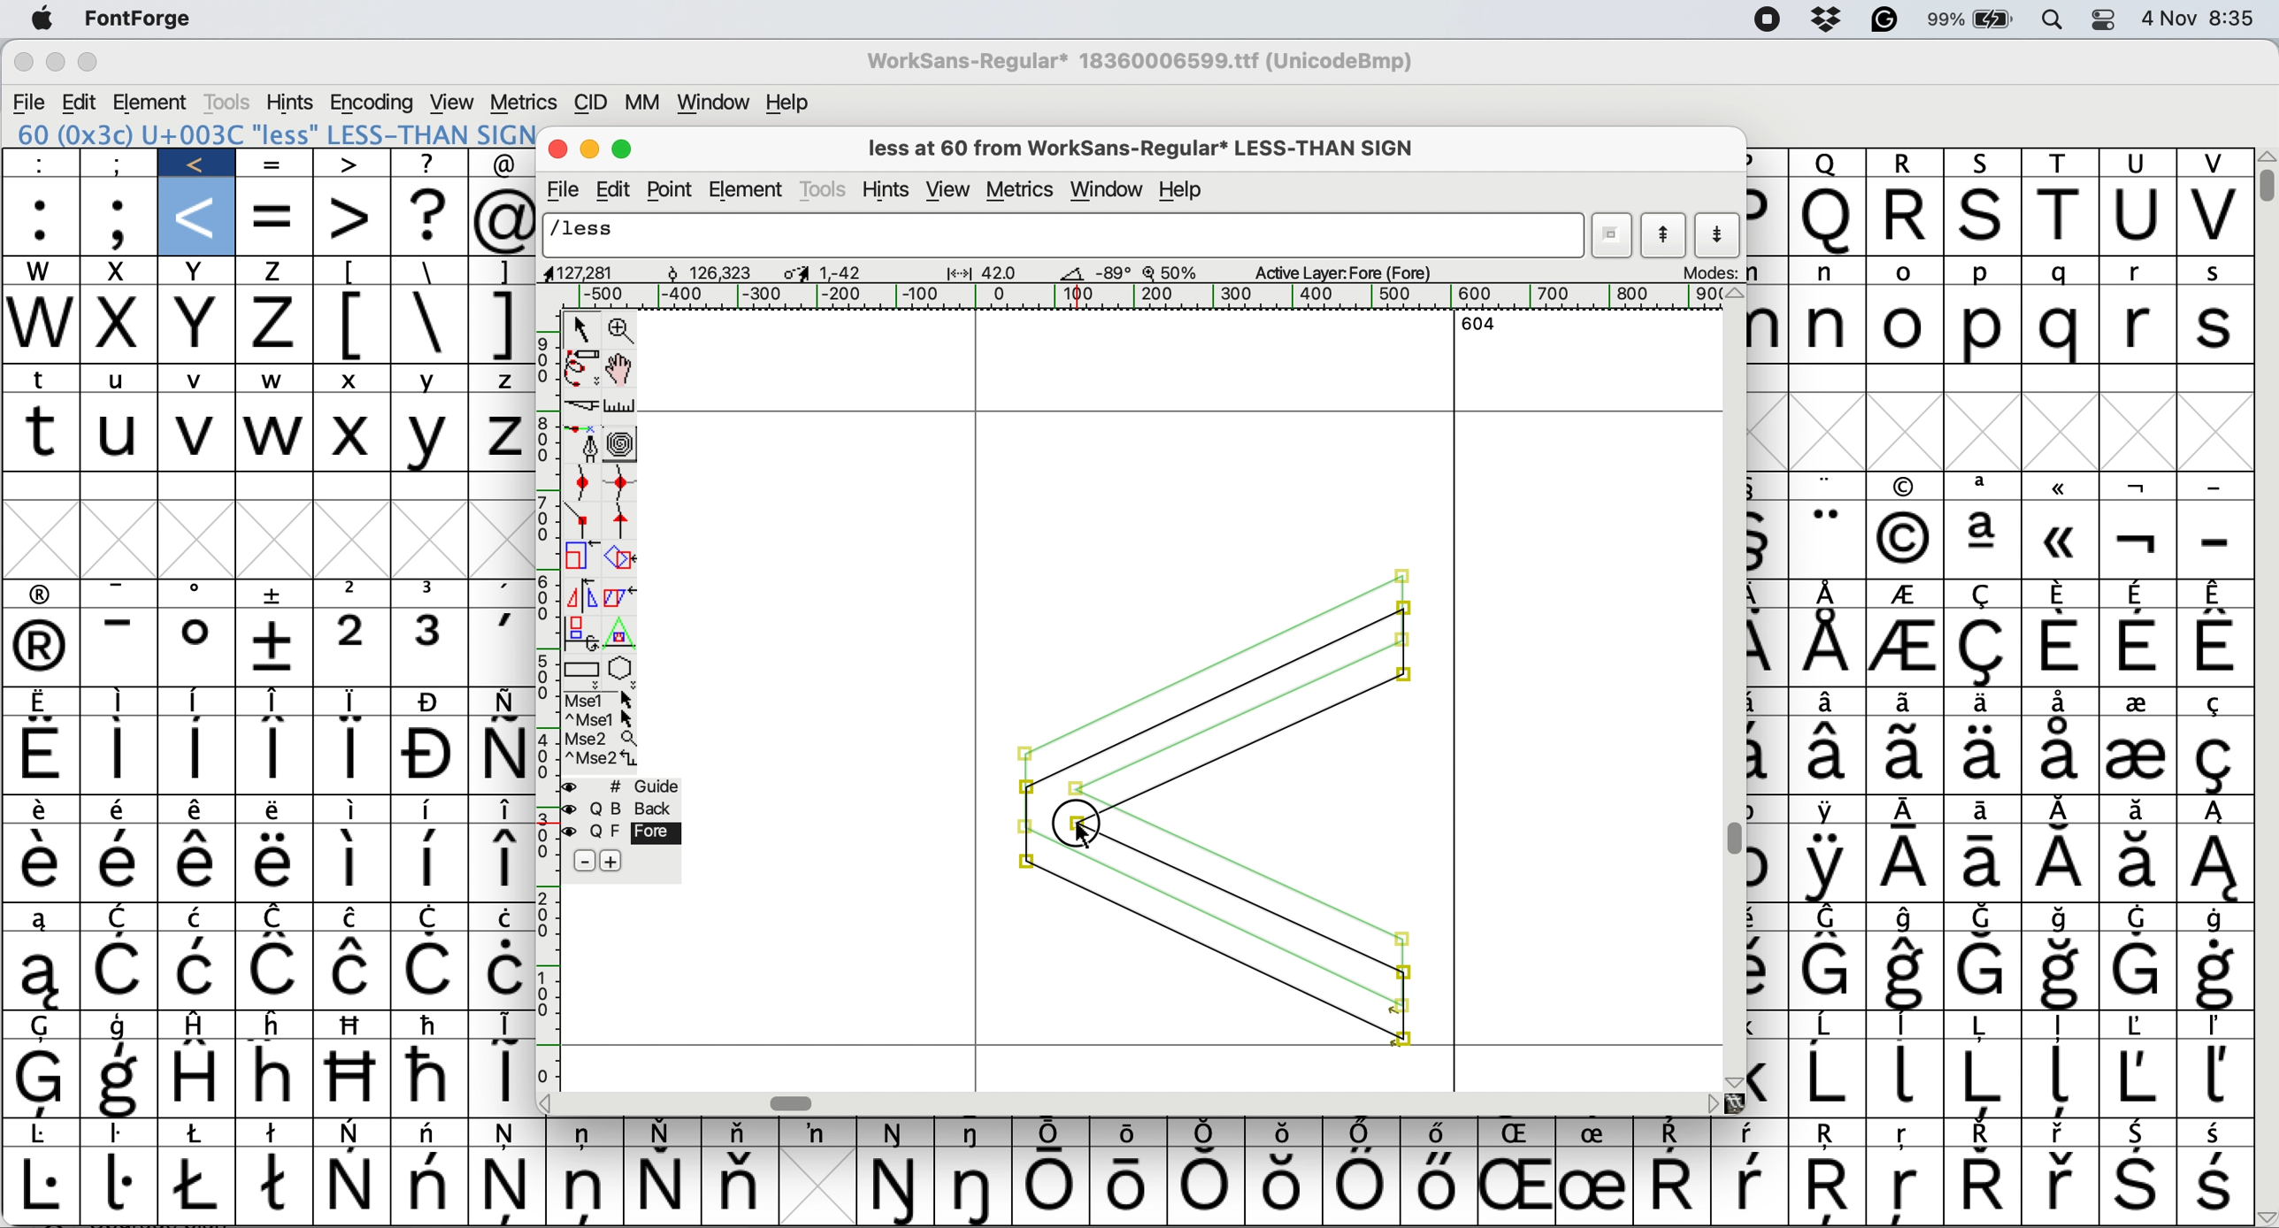 The image size is (2279, 1228). Describe the element at coordinates (355, 811) in the screenshot. I see `Symbol` at that location.